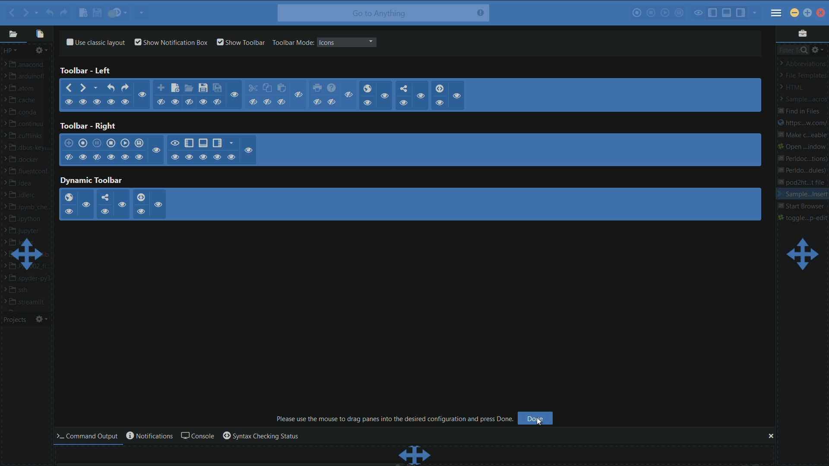  Describe the element at coordinates (818, 49) in the screenshot. I see `settings` at that location.